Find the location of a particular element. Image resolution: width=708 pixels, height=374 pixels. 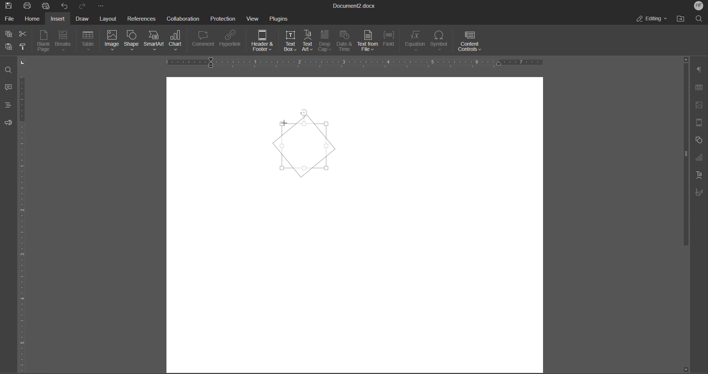

Document Title is located at coordinates (354, 5).